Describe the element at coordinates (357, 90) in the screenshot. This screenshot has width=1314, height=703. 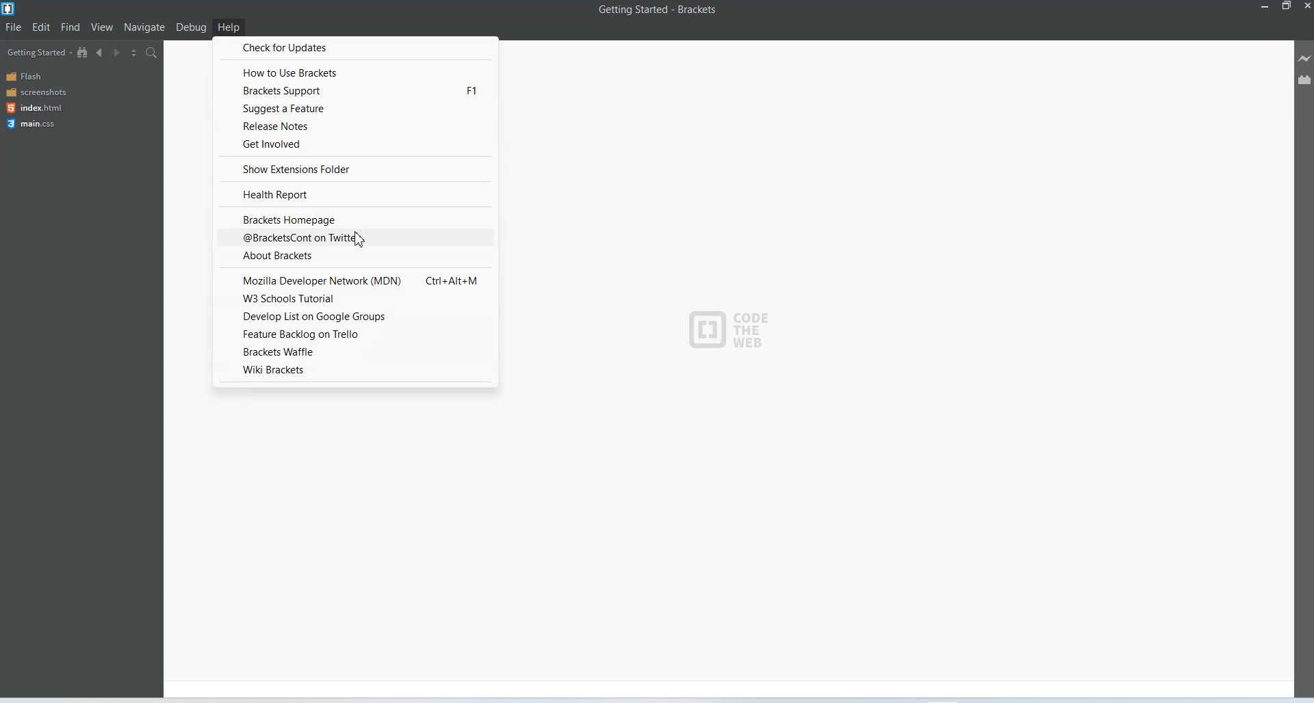
I see `Bracket support` at that location.